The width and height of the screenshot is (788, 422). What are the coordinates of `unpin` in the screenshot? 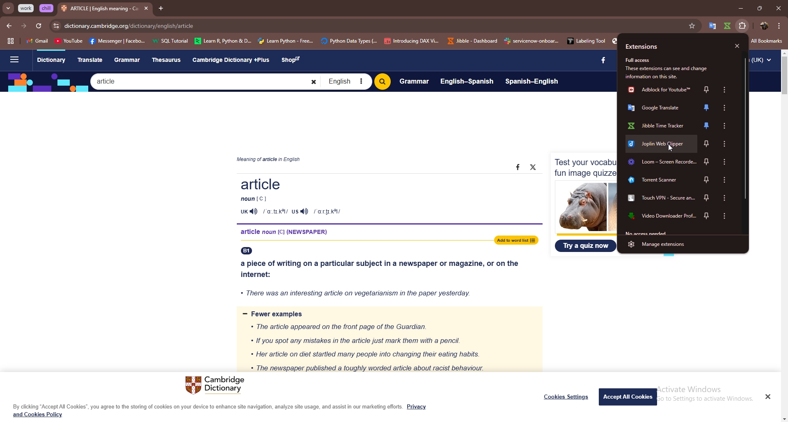 It's located at (708, 125).